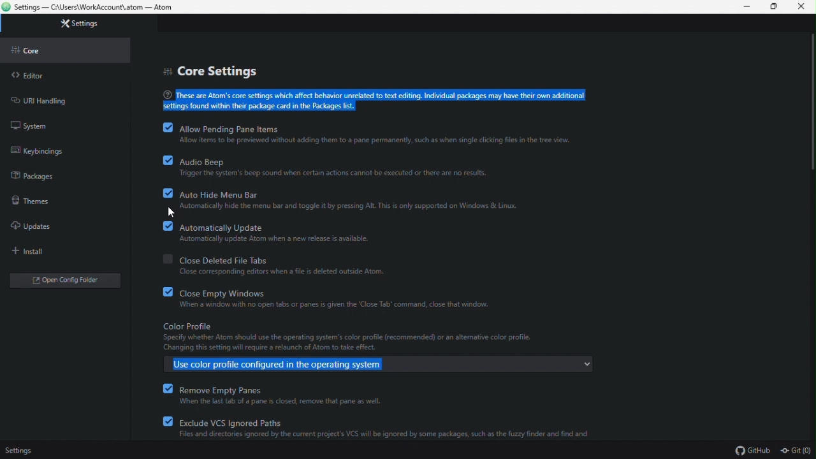 This screenshot has height=459, width=816. I want to click on checkbox, so click(161, 129).